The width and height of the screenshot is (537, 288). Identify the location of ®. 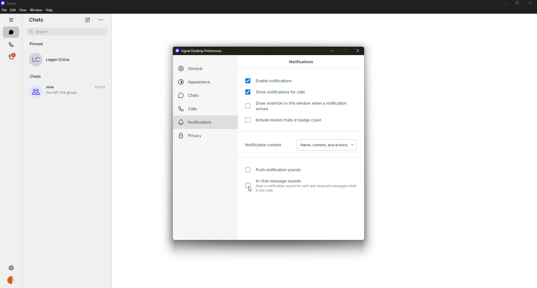
(11, 56).